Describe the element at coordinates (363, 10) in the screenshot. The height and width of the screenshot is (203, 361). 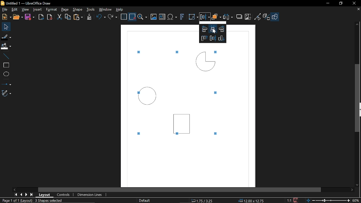
I see `Close tab` at that location.